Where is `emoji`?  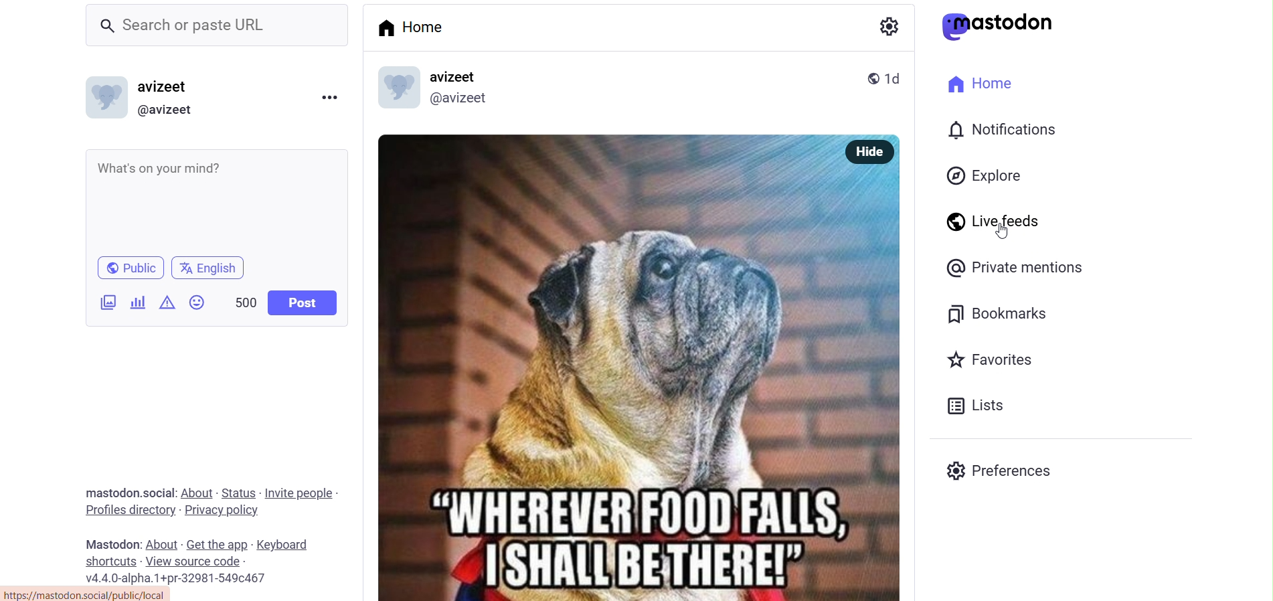 emoji is located at coordinates (197, 303).